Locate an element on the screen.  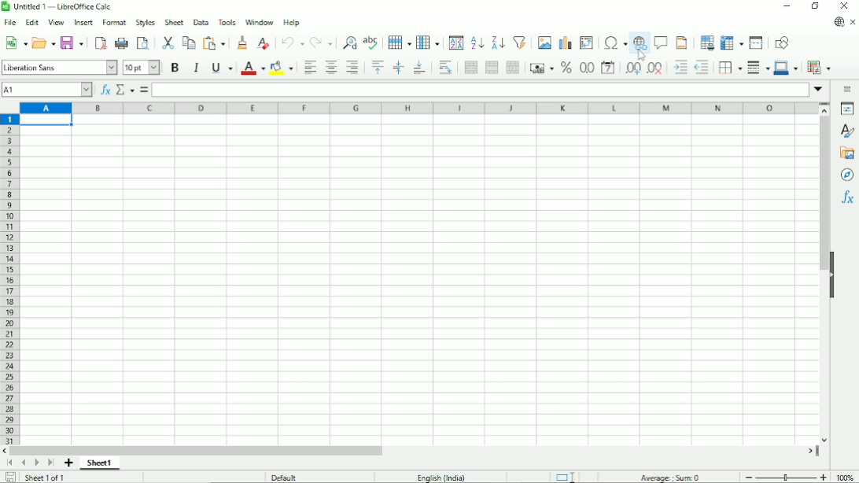
Align center is located at coordinates (331, 68).